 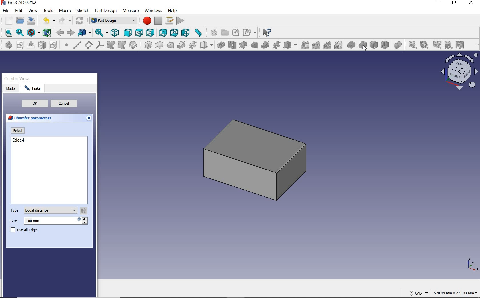 I want to click on create an additive primitive, so click(x=206, y=45).